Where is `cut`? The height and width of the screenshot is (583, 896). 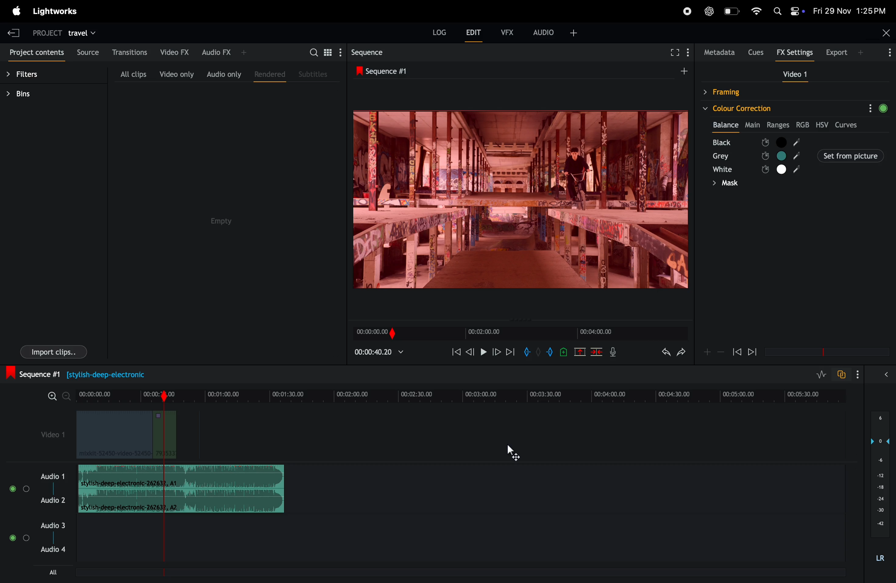
cut is located at coordinates (579, 353).